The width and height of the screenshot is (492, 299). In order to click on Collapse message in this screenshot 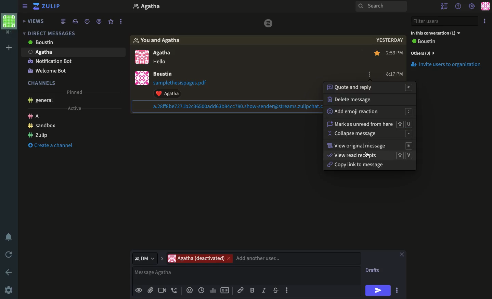, I will do `click(369, 133)`.